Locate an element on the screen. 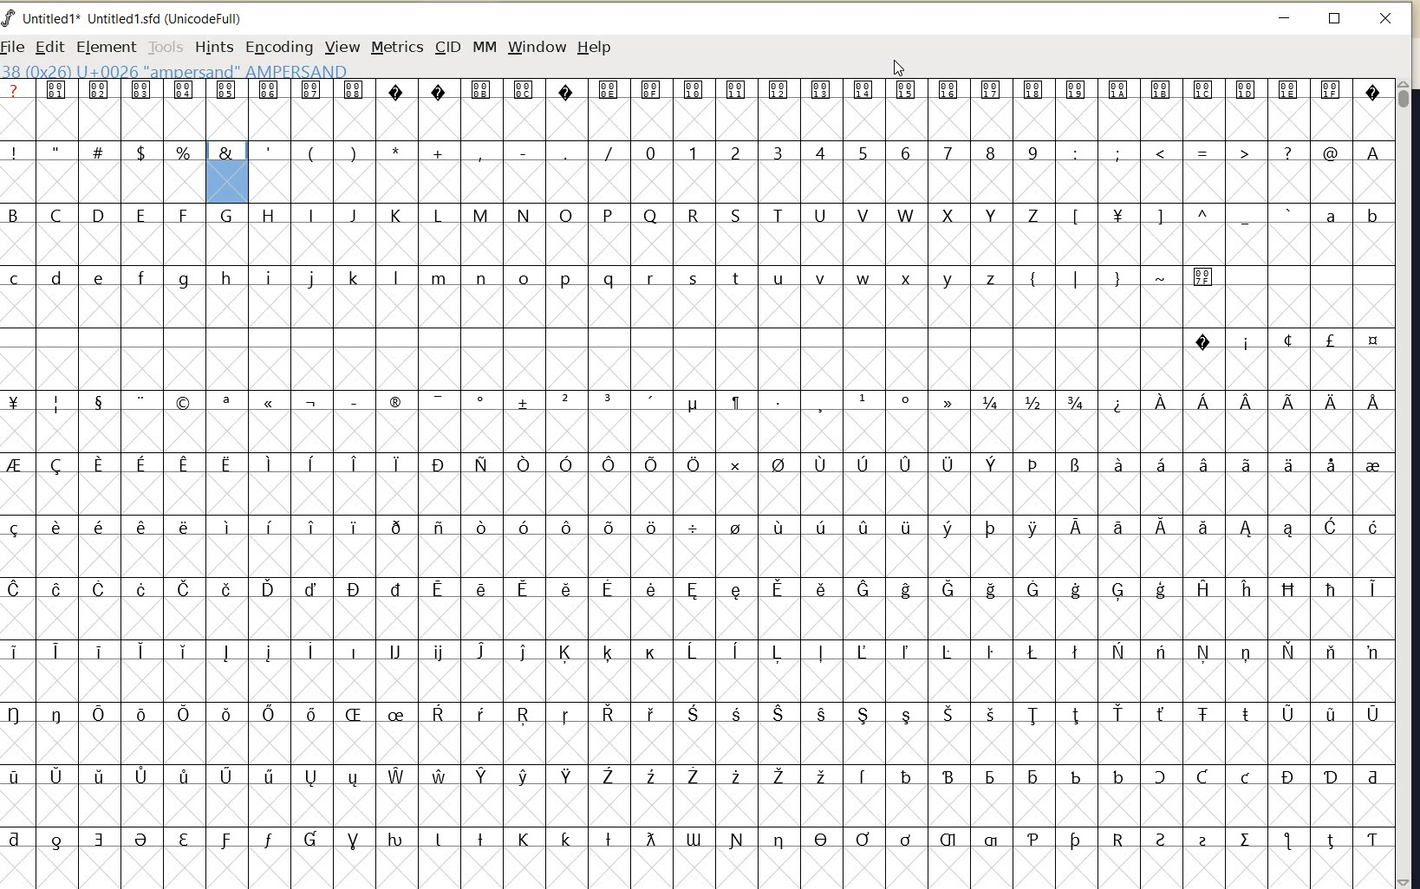 The image size is (1420, 889). FONT NAME is located at coordinates (131, 18).